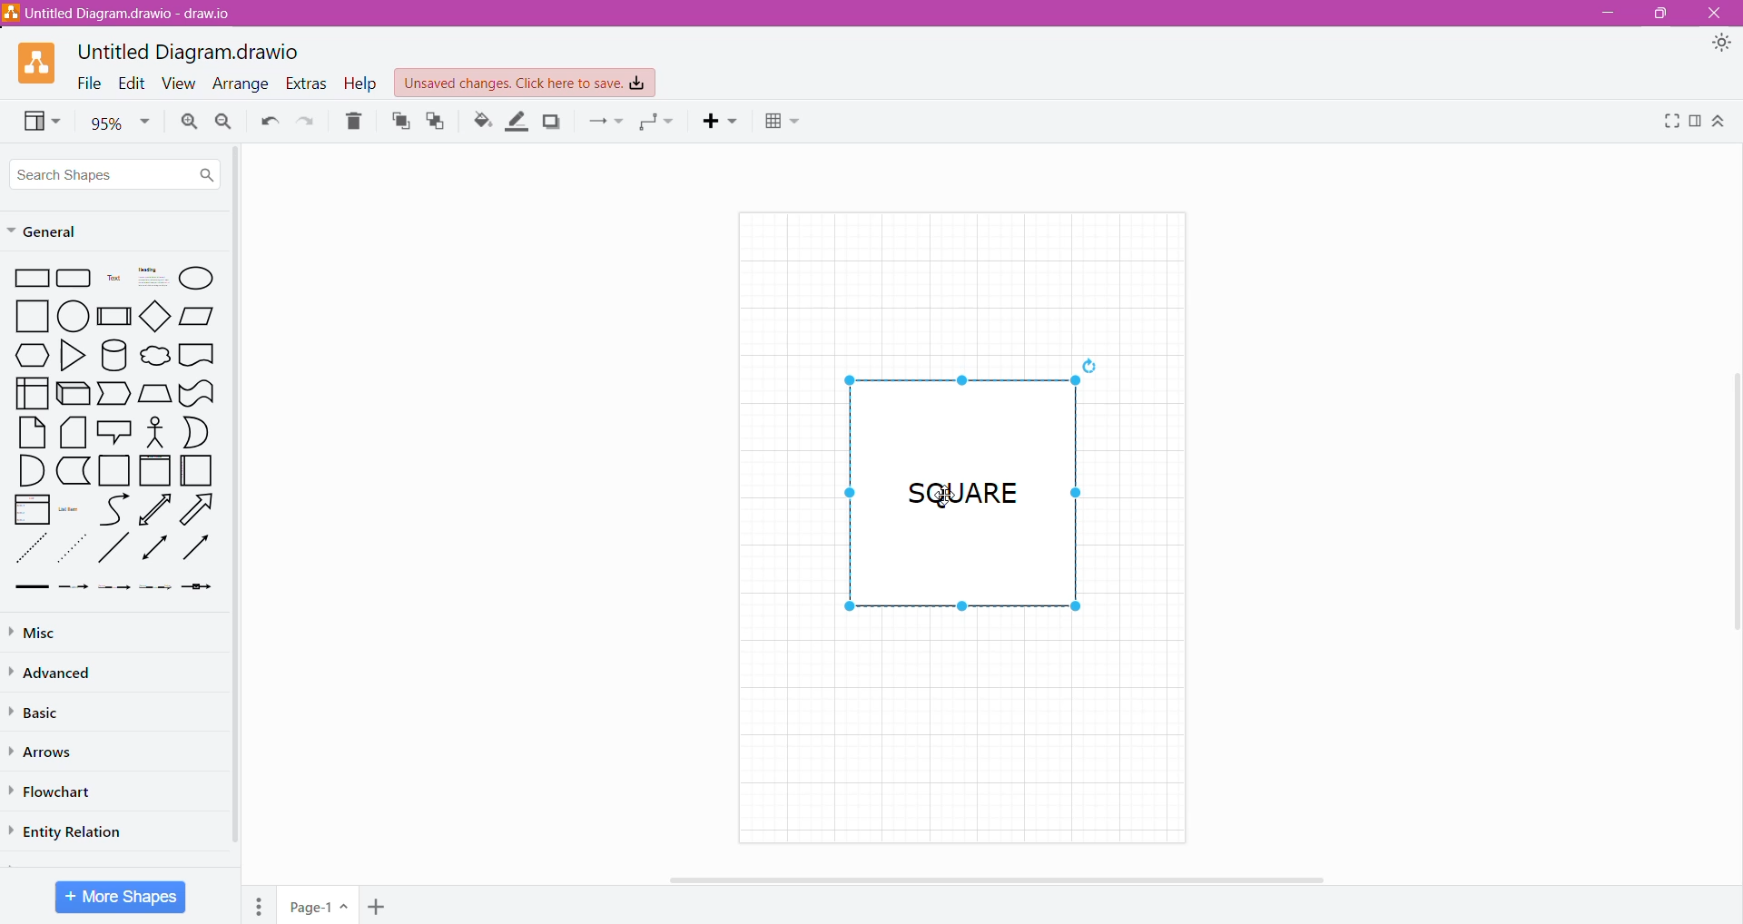  I want to click on List box, so click(27, 511).